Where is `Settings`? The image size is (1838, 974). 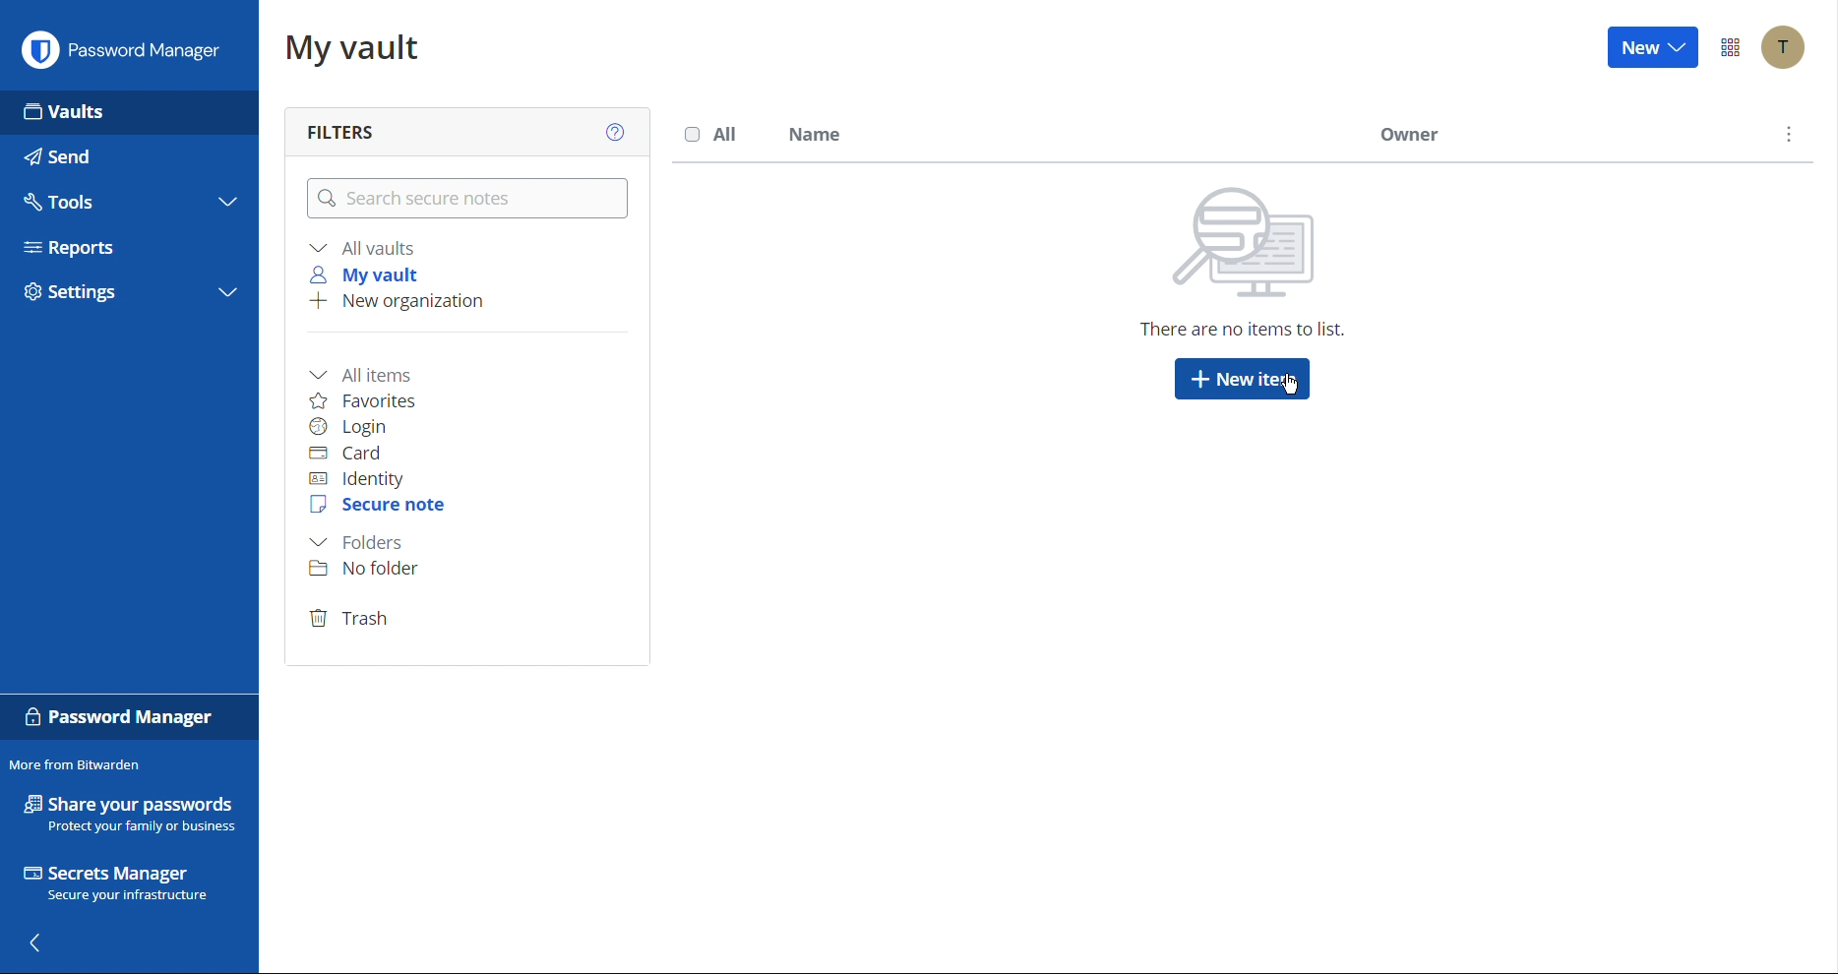 Settings is located at coordinates (79, 290).